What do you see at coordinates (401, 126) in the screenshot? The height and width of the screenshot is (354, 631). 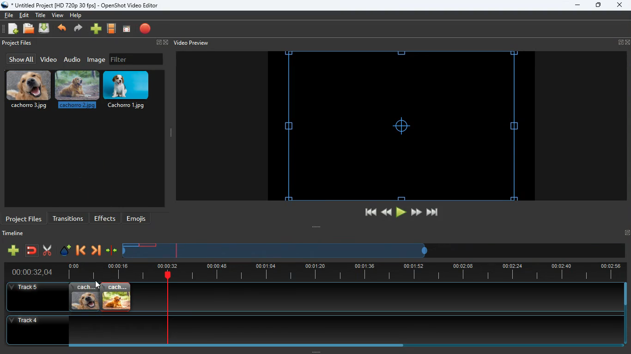 I see `screen` at bounding box center [401, 126].